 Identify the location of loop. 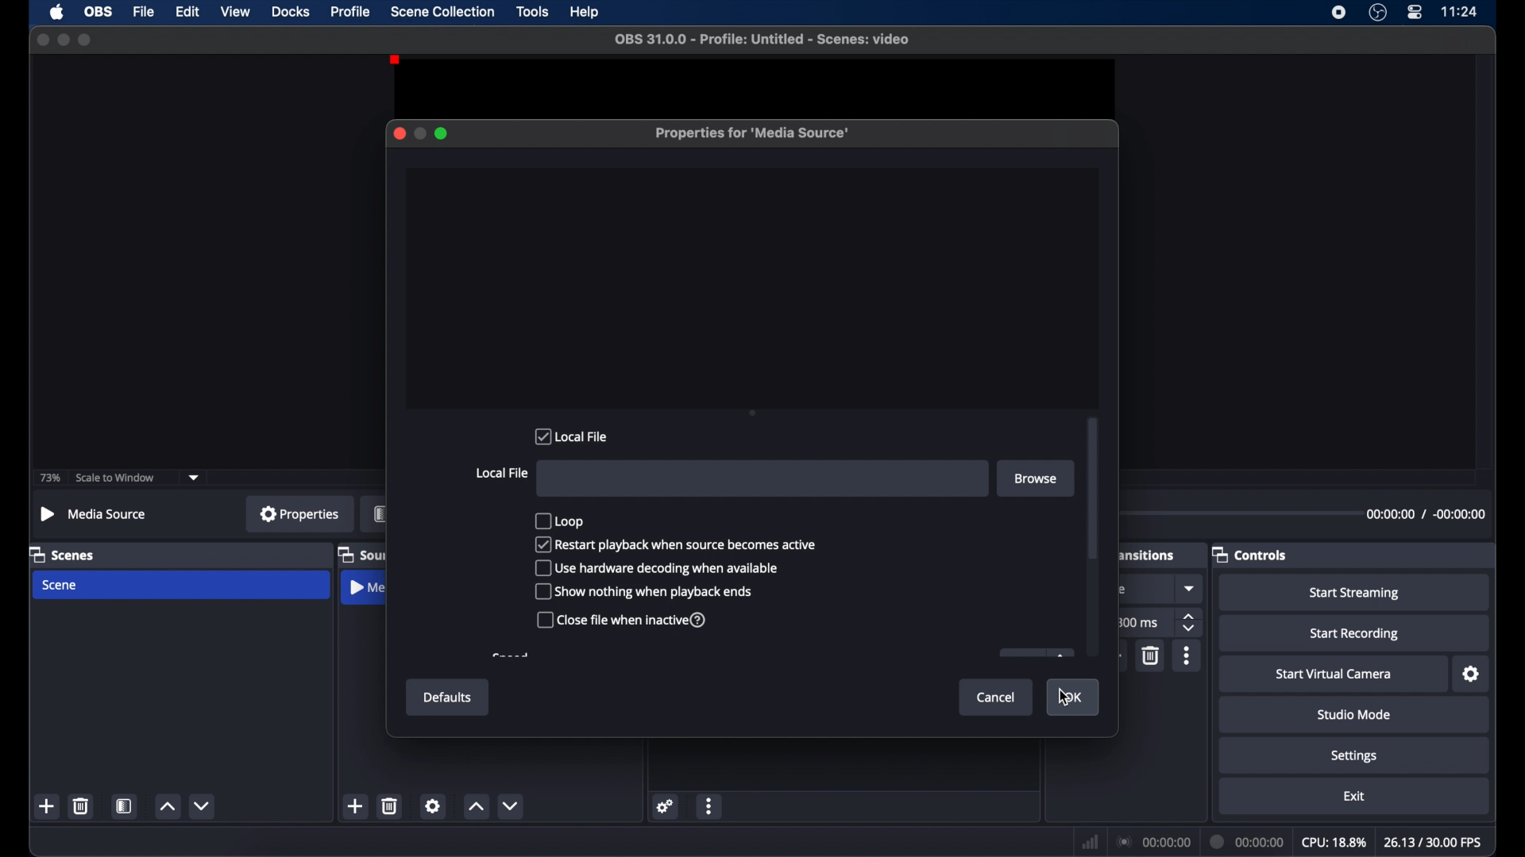
(558, 520).